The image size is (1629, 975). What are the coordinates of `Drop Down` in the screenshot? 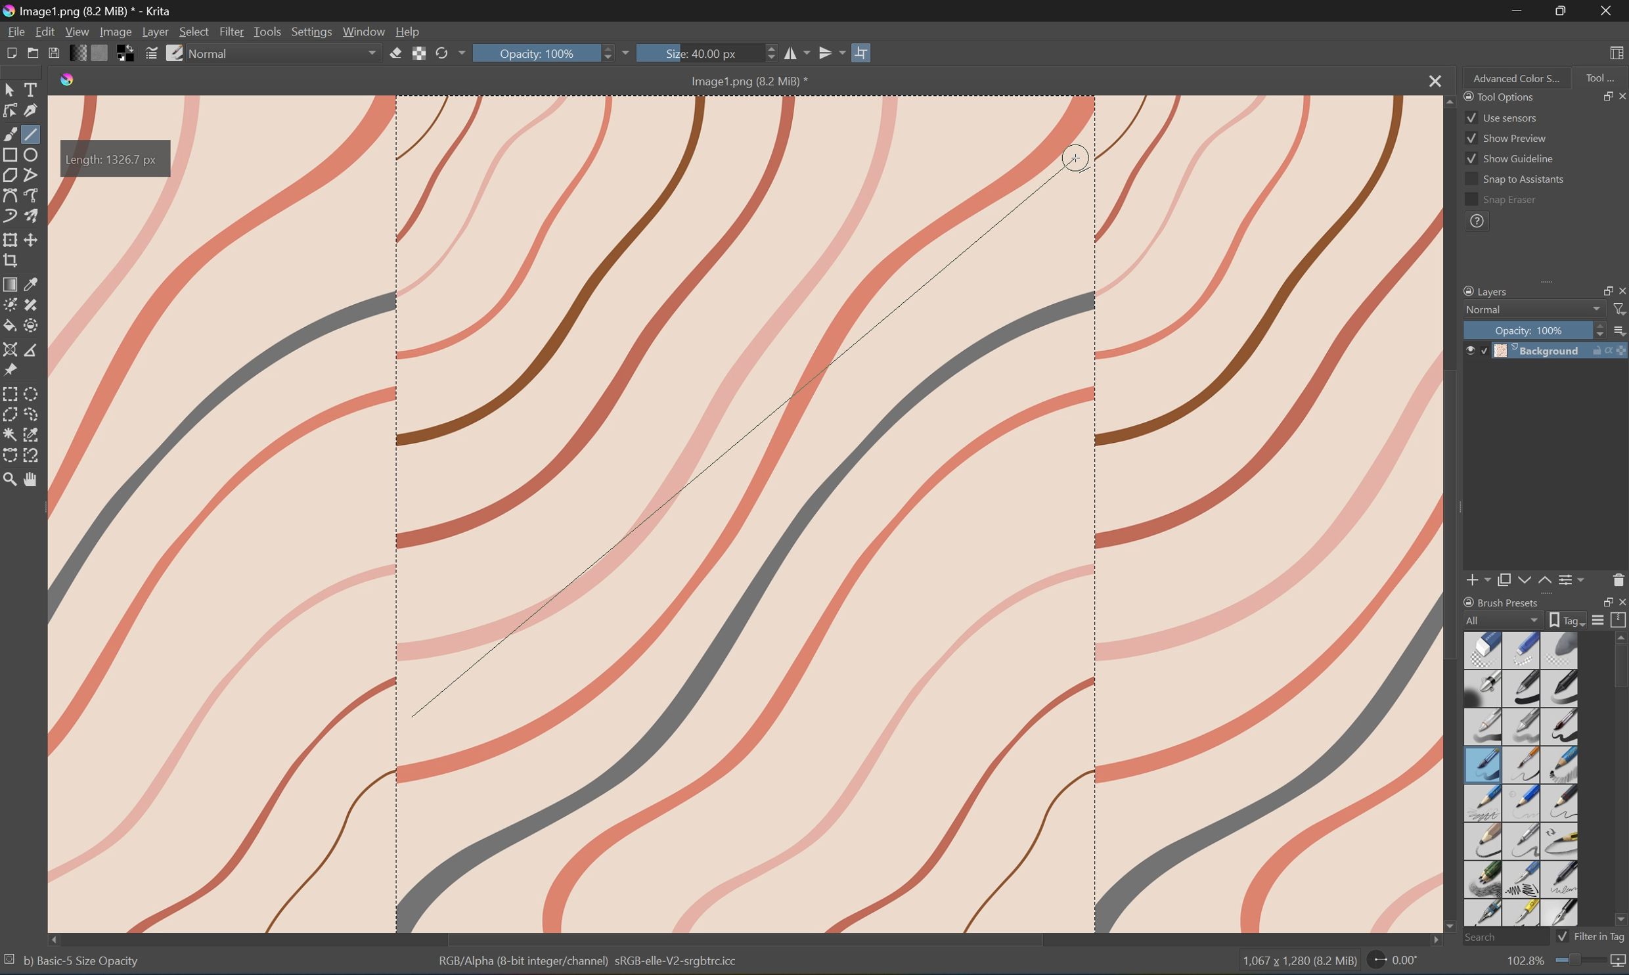 It's located at (461, 53).